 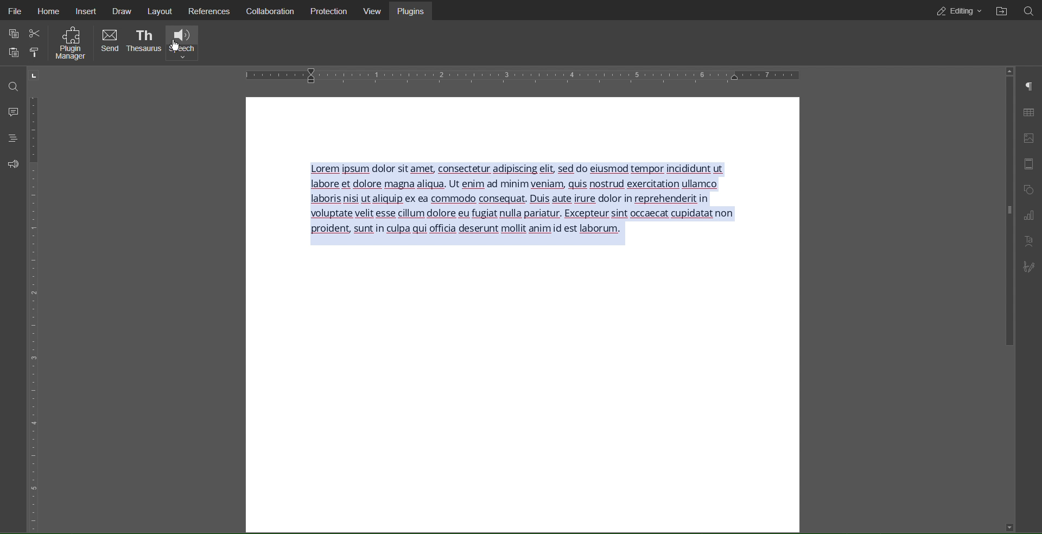 What do you see at coordinates (10, 111) in the screenshot?
I see `Comment` at bounding box center [10, 111].